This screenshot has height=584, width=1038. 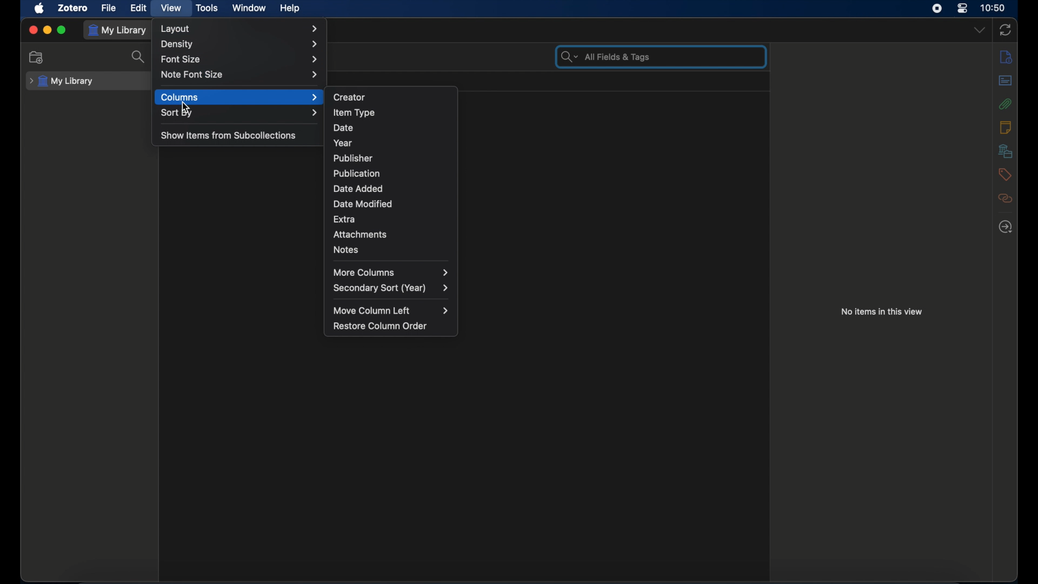 What do you see at coordinates (354, 112) in the screenshot?
I see `item type` at bounding box center [354, 112].